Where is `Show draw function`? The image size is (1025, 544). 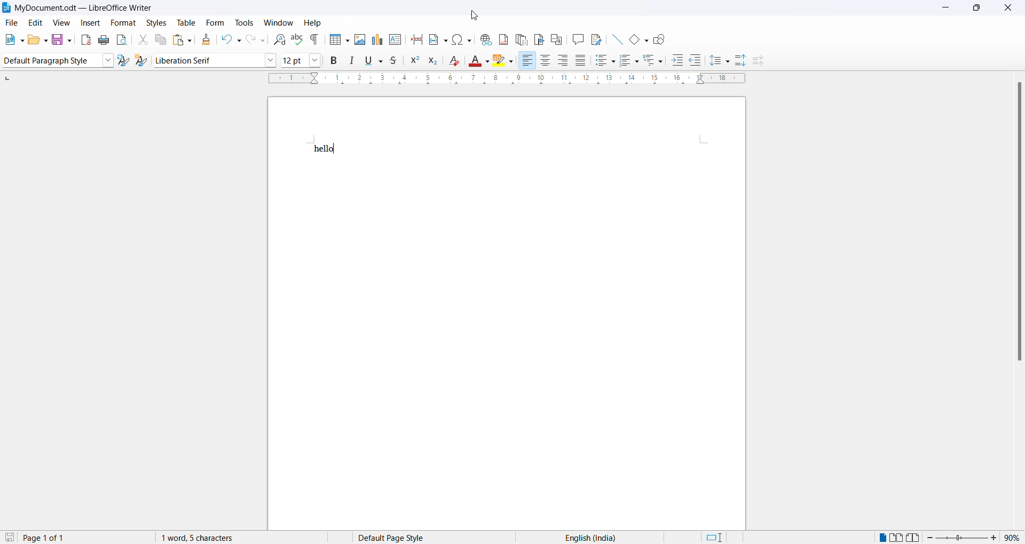 Show draw function is located at coordinates (661, 39).